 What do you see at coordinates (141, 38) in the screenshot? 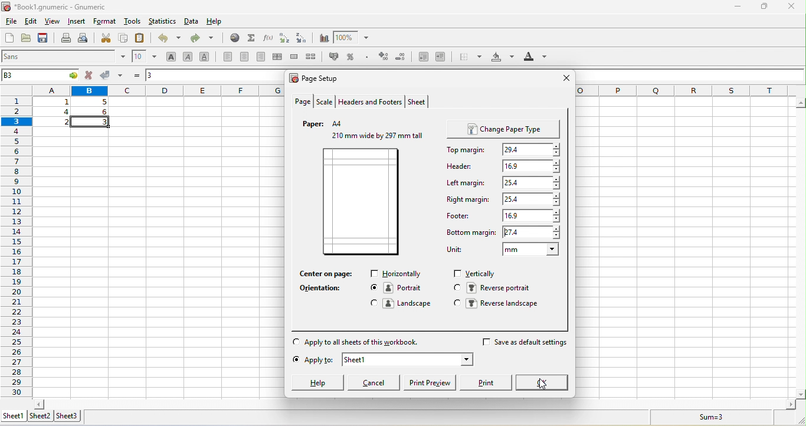
I see `paste` at bounding box center [141, 38].